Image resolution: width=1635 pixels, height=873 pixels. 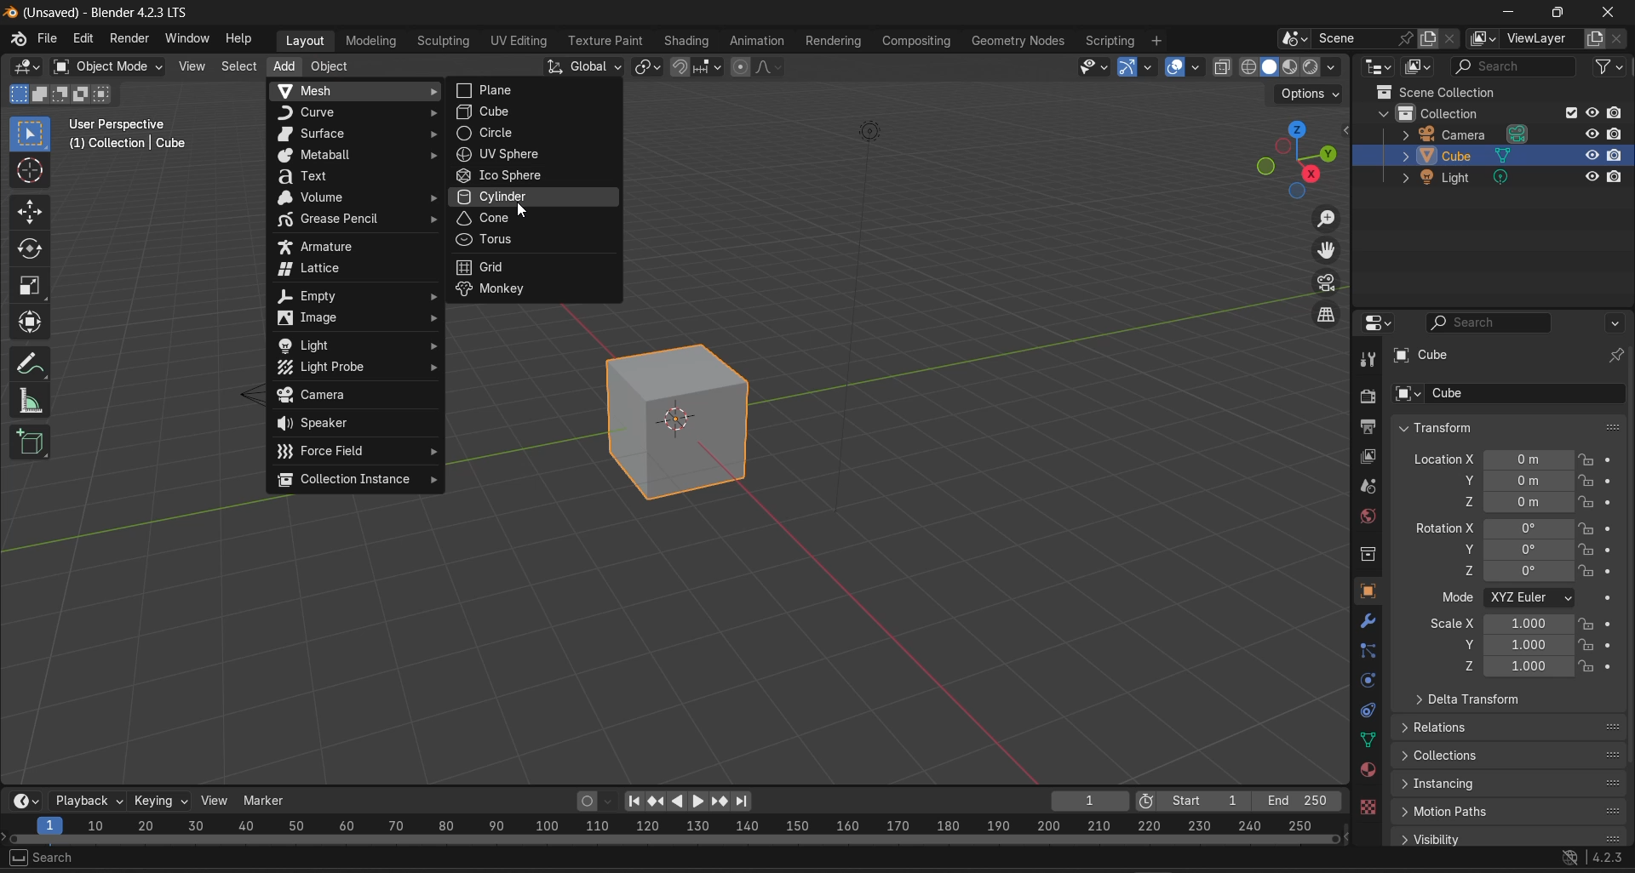 I want to click on camera, so click(x=1469, y=133).